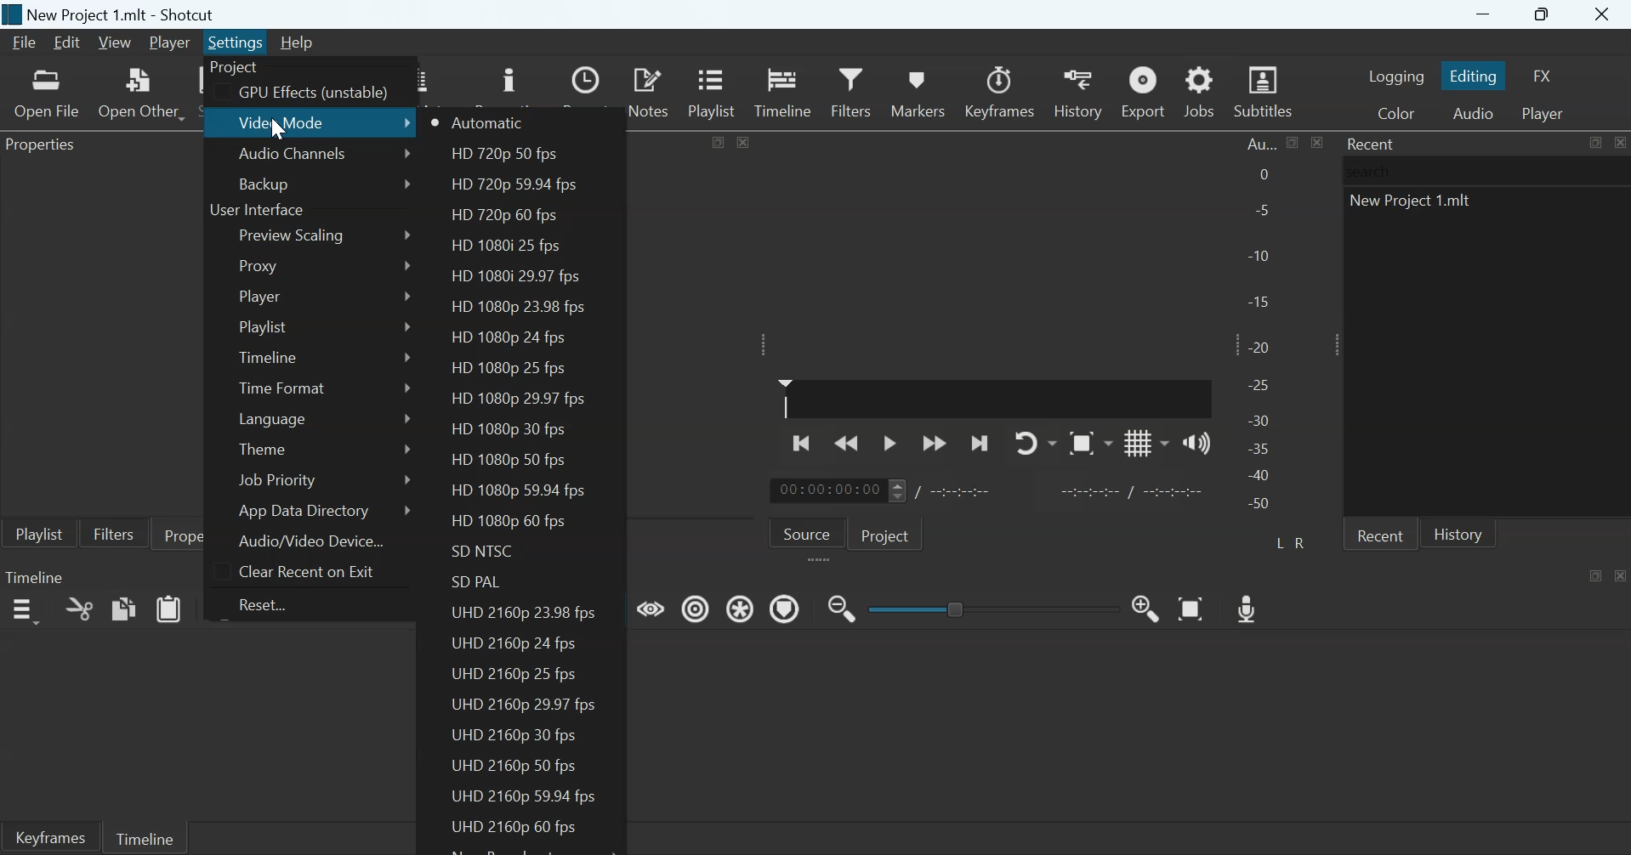 The height and width of the screenshot is (855, 1631). Describe the element at coordinates (1303, 542) in the screenshot. I see `Right` at that location.